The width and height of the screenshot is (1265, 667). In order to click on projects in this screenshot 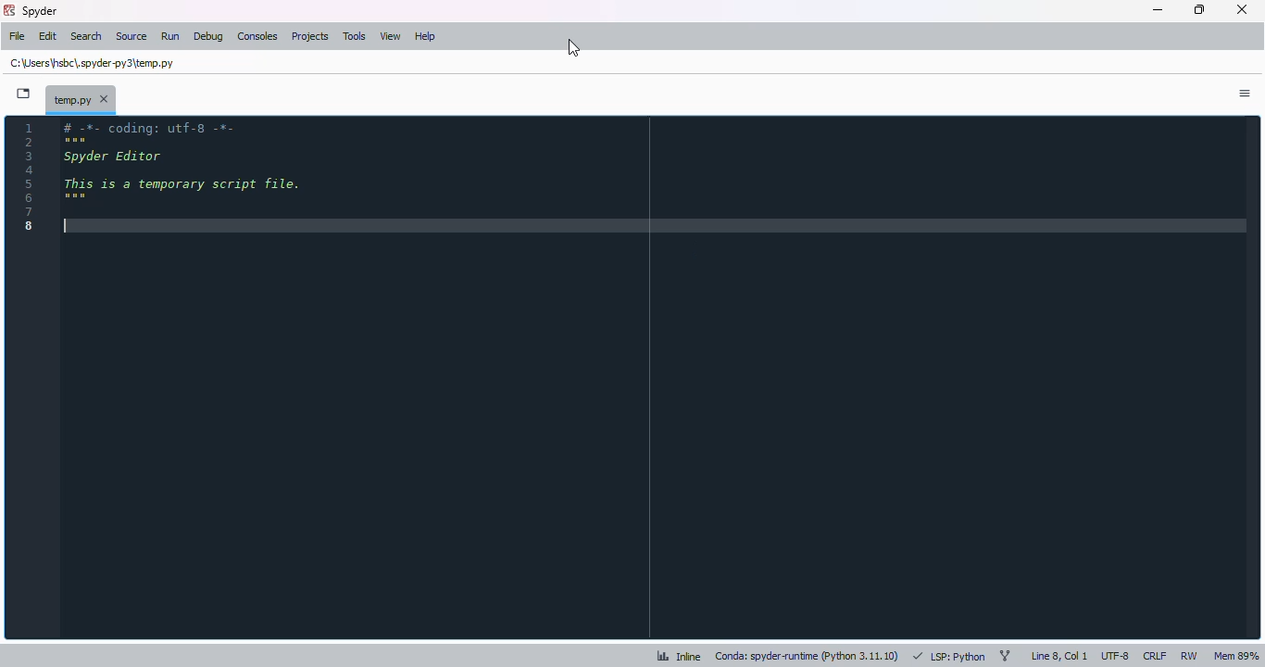, I will do `click(310, 36)`.